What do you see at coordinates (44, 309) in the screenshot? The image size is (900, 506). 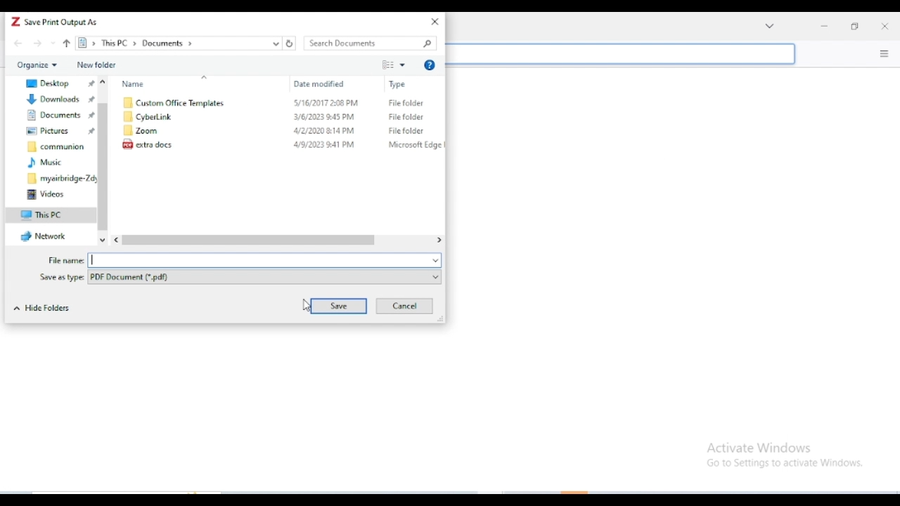 I see `hide folders` at bounding box center [44, 309].